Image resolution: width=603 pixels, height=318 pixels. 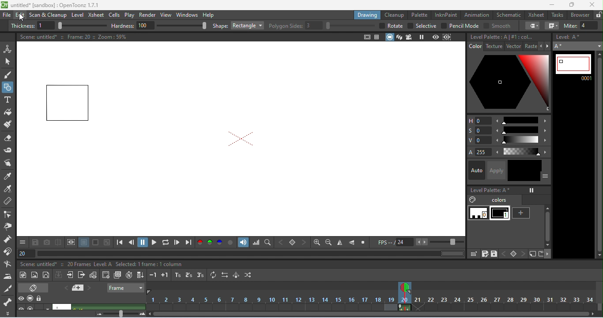 I want to click on brush, so click(x=8, y=74).